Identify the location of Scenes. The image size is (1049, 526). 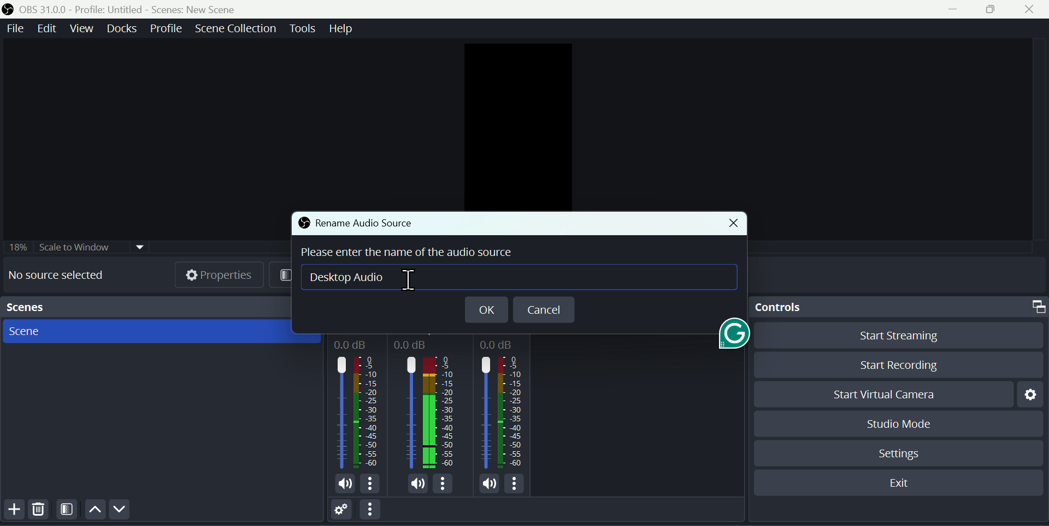
(156, 333).